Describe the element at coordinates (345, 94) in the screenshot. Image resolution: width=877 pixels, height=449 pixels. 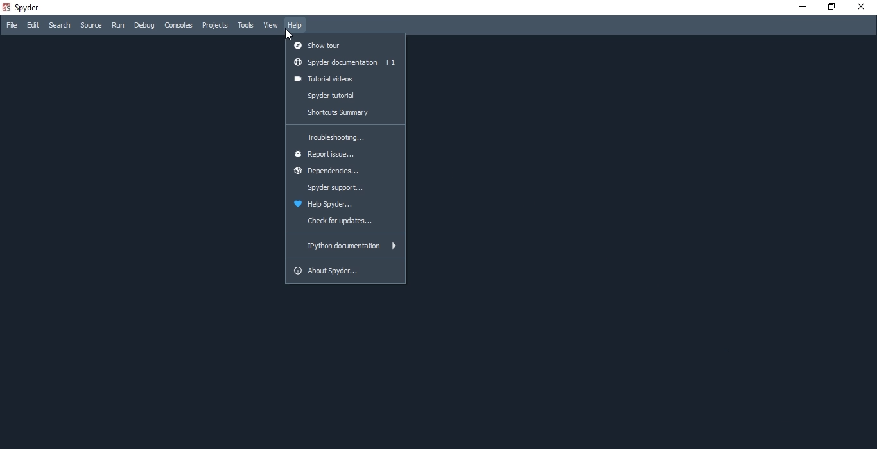
I see `spyder tutorial` at that location.